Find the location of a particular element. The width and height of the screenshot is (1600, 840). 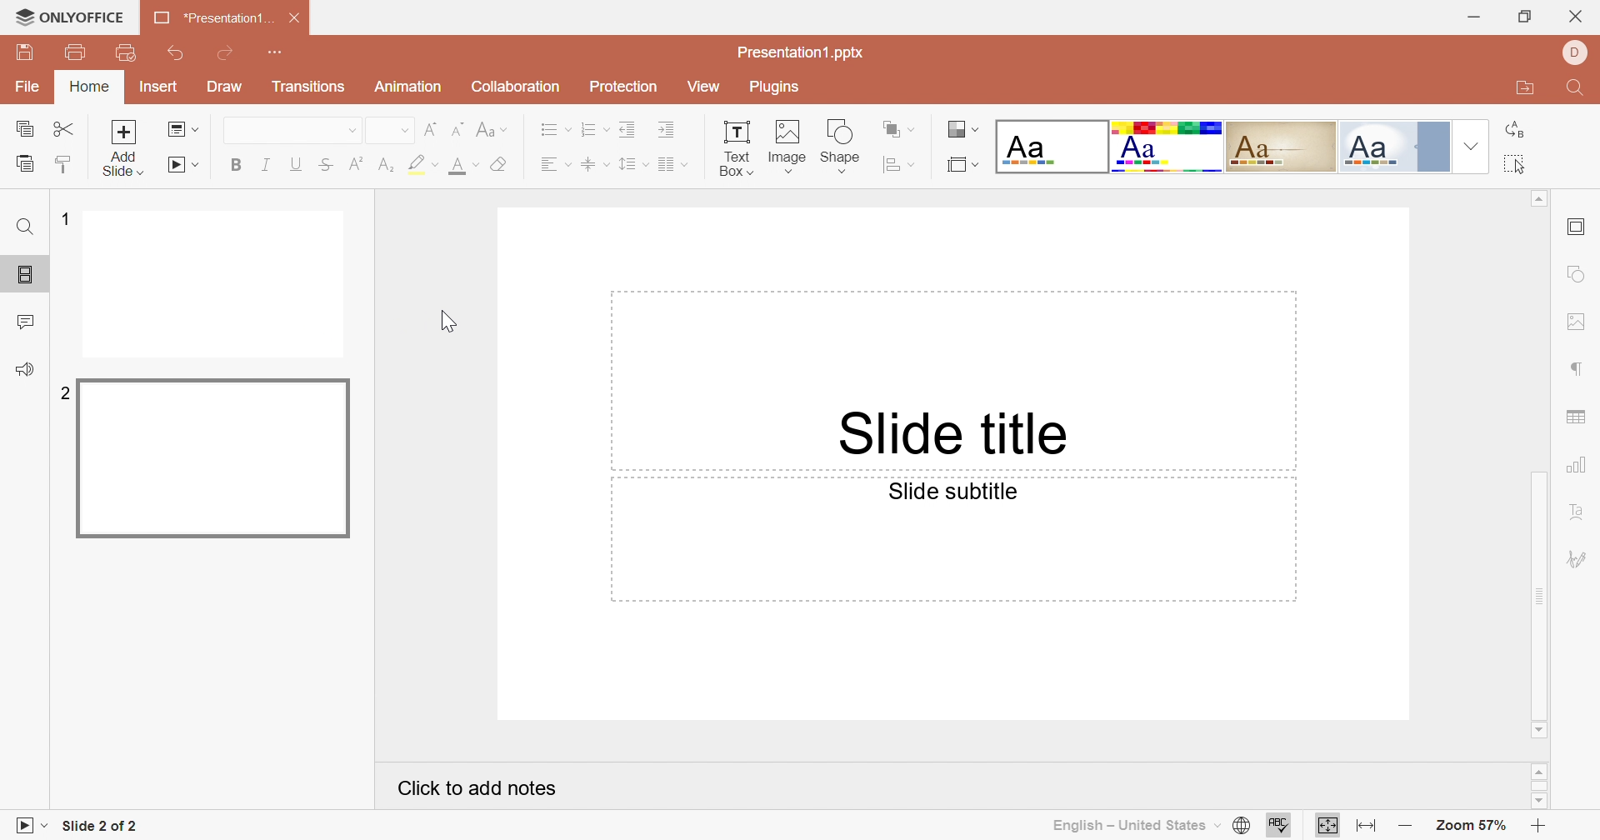

Slideshow is located at coordinates (23, 826).